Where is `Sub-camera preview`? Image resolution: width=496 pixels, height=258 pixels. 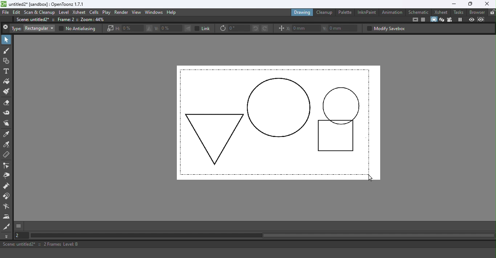
Sub-camera preview is located at coordinates (481, 19).